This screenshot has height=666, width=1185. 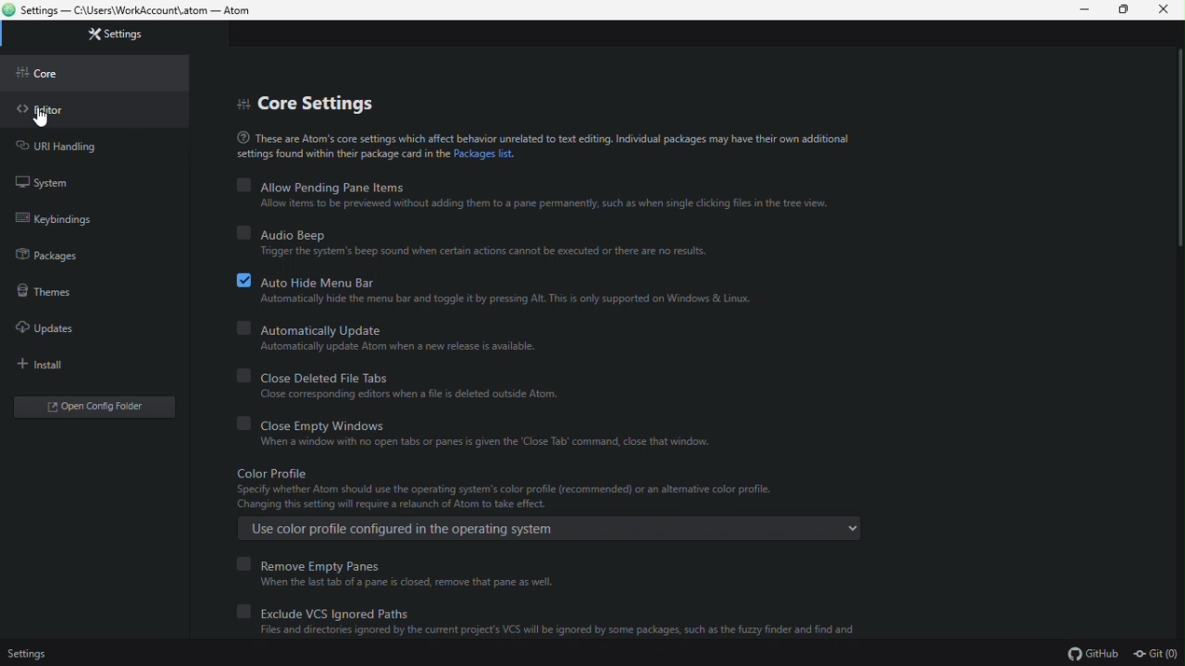 What do you see at coordinates (241, 327) in the screenshot?
I see `off` at bounding box center [241, 327].